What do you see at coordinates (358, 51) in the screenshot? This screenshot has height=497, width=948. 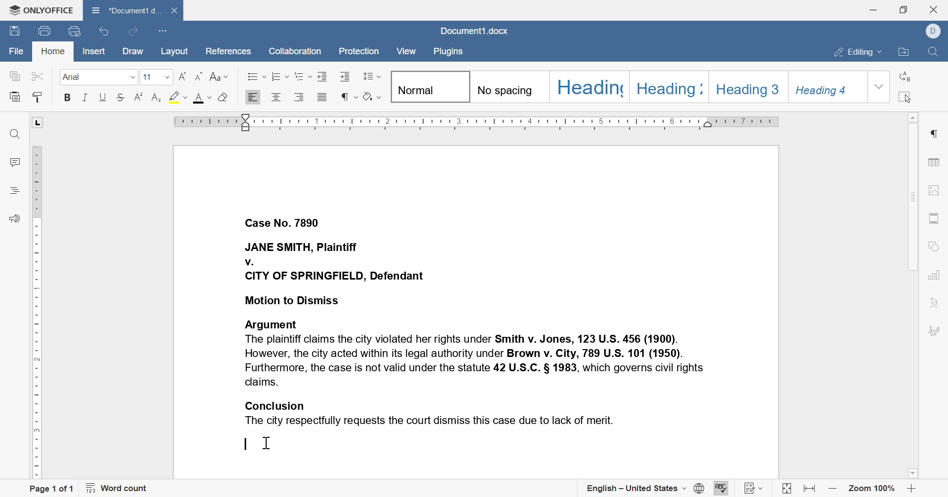 I see `protection` at bounding box center [358, 51].